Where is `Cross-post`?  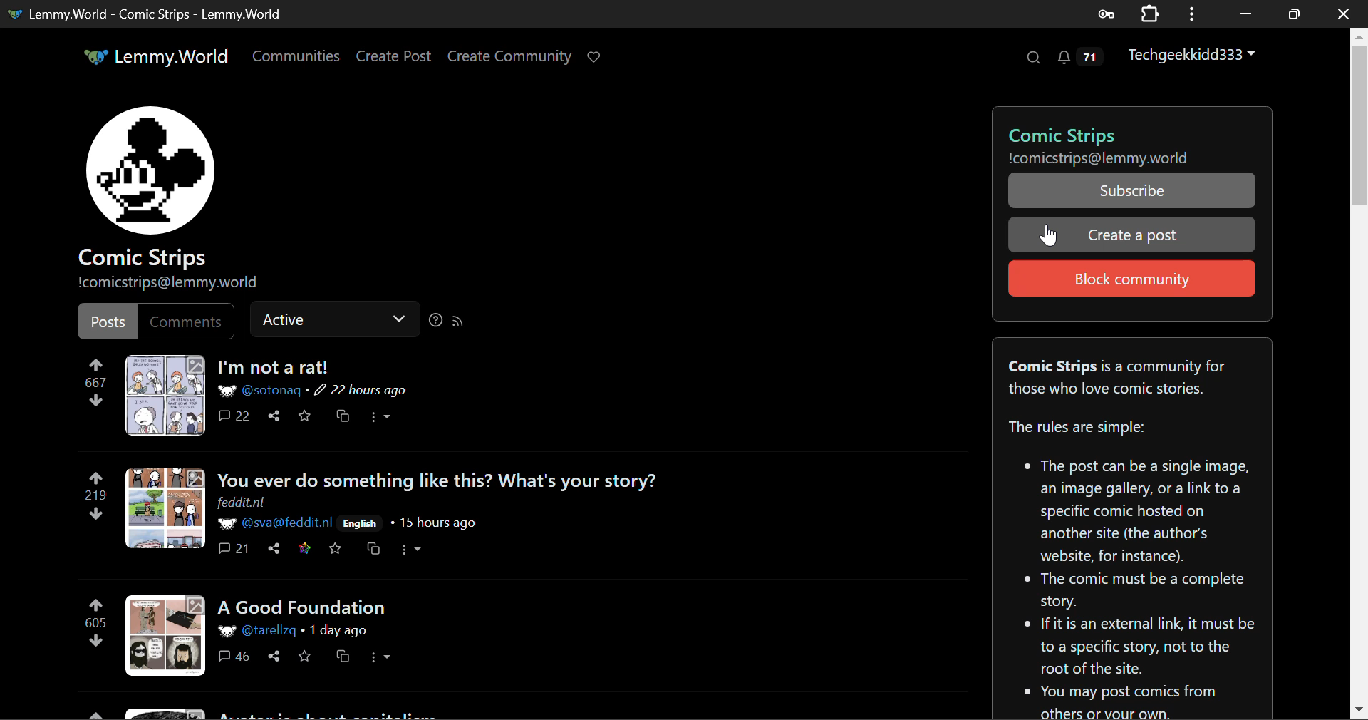
Cross-post is located at coordinates (343, 416).